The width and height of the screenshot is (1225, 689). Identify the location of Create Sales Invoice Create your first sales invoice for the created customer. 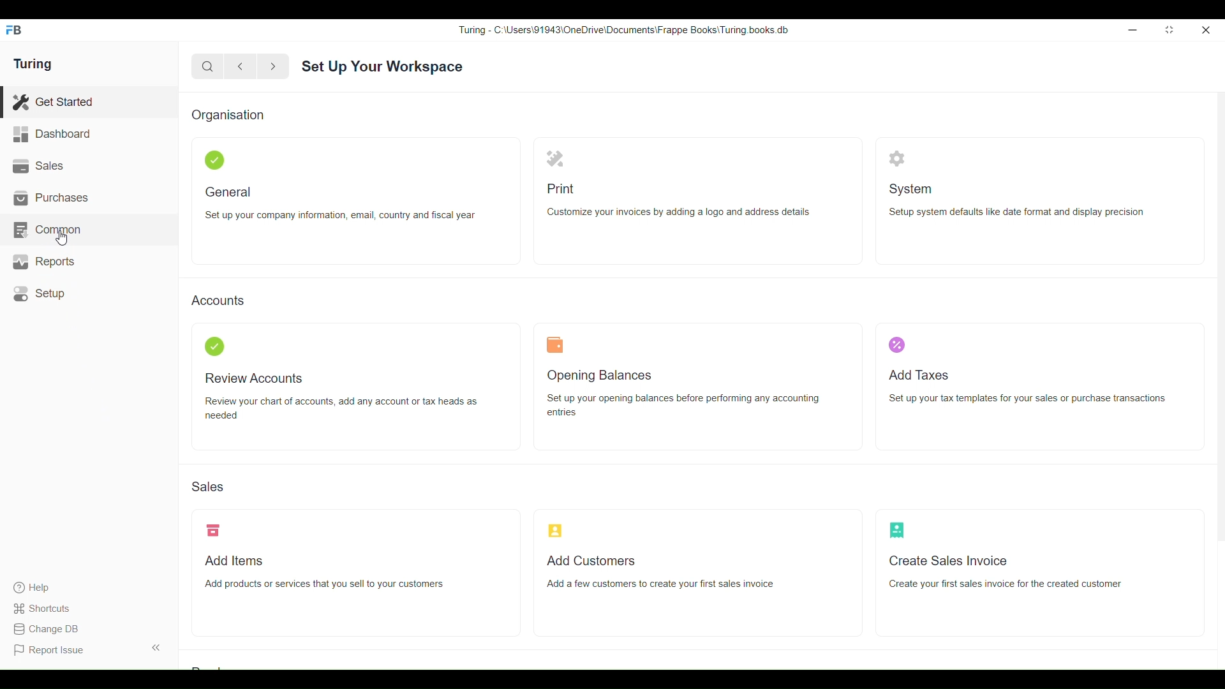
(1005, 572).